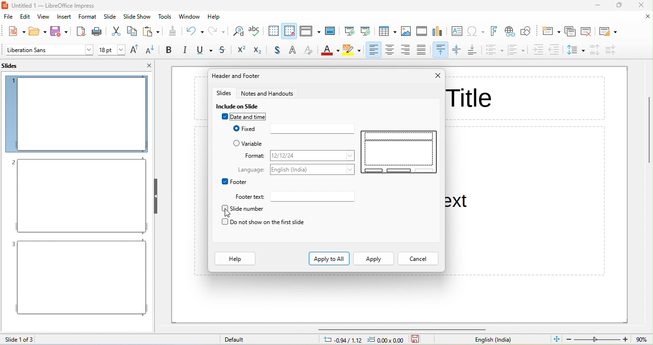 The image size is (653, 345). I want to click on undo, so click(195, 31).